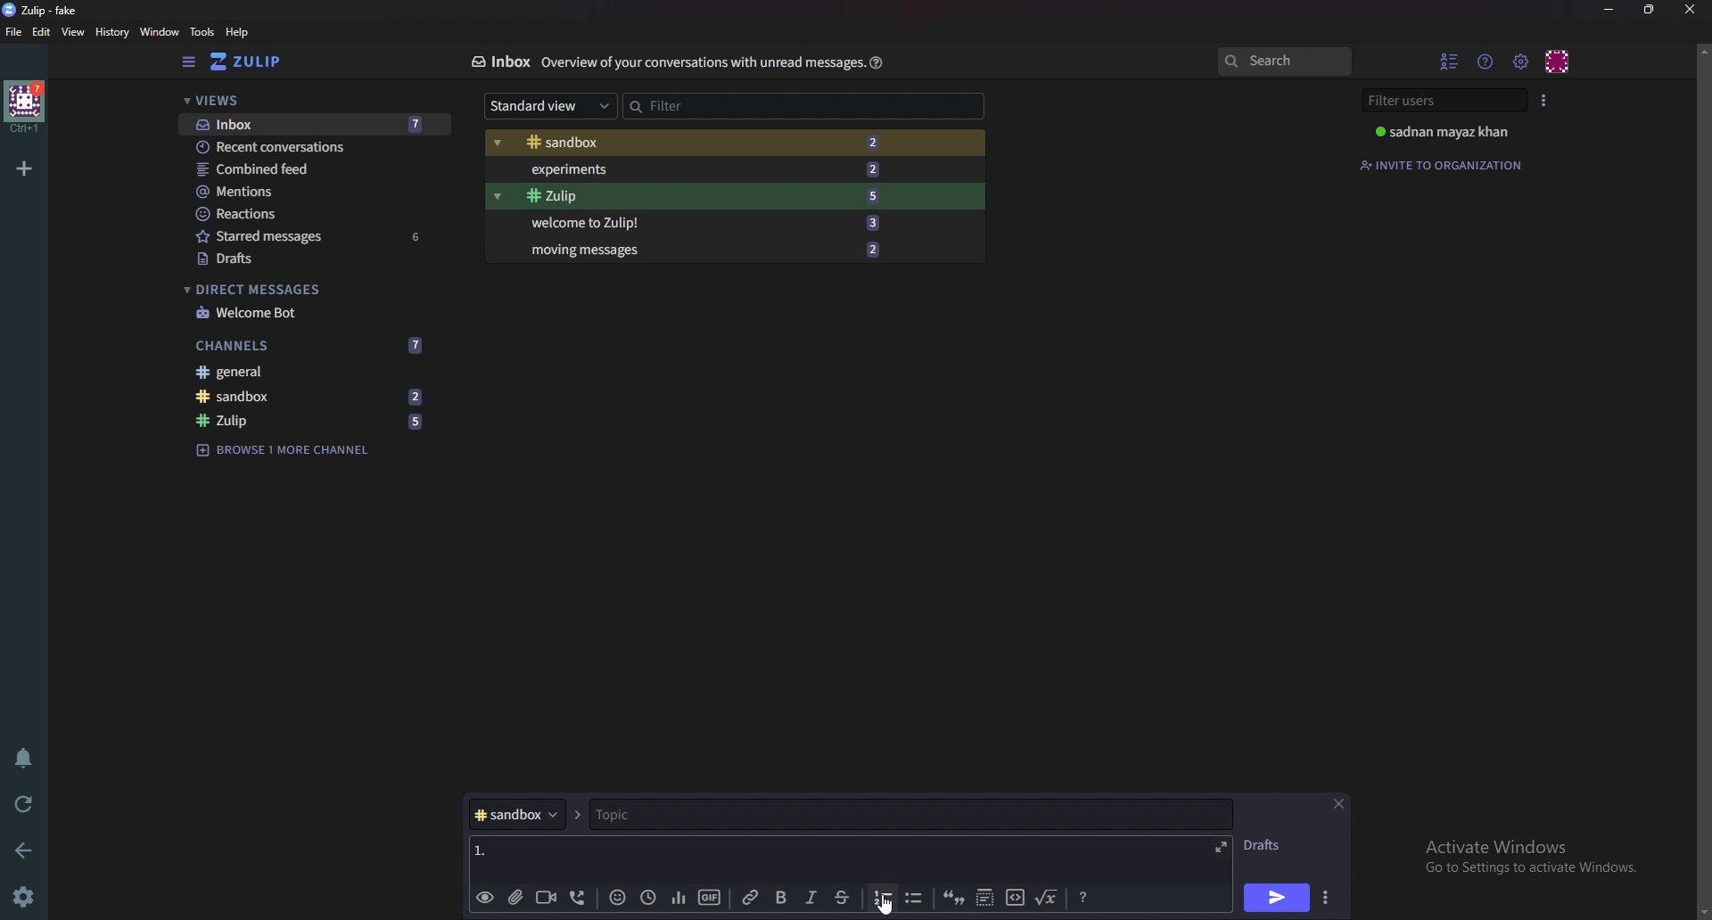 The image size is (1712, 920). I want to click on topic, so click(676, 815).